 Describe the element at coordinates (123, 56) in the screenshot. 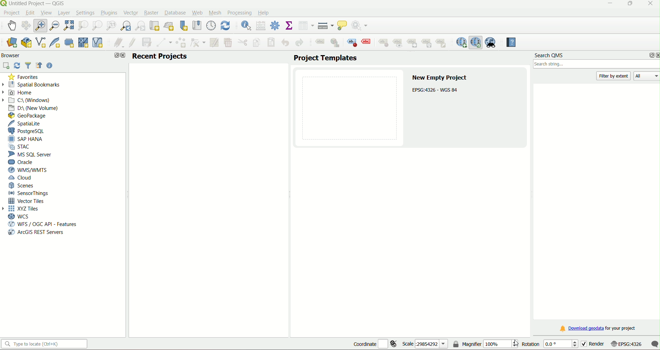

I see `close` at that location.